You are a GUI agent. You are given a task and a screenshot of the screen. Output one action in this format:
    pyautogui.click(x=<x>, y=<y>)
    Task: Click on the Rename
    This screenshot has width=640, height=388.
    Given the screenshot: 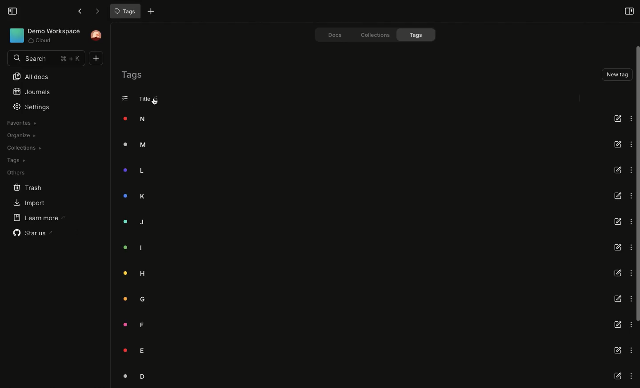 What is the action you would take?
    pyautogui.click(x=618, y=194)
    